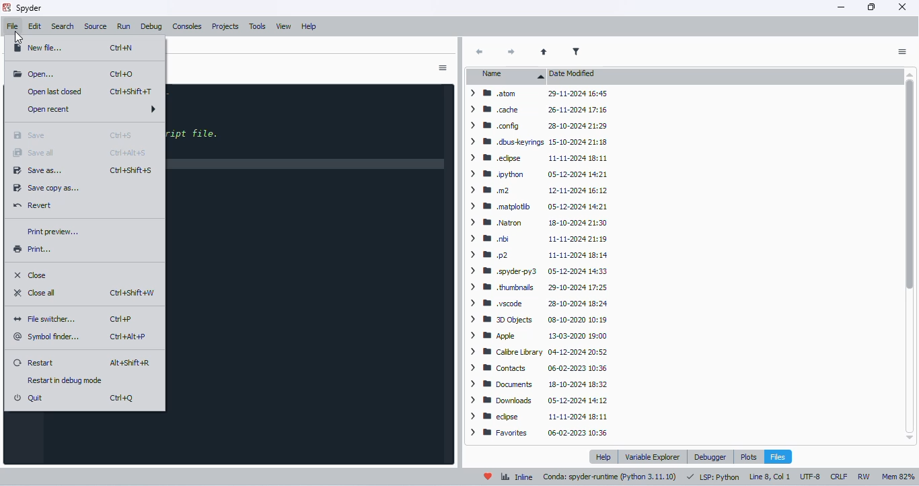  Describe the element at coordinates (34, 363) in the screenshot. I see `restart` at that location.